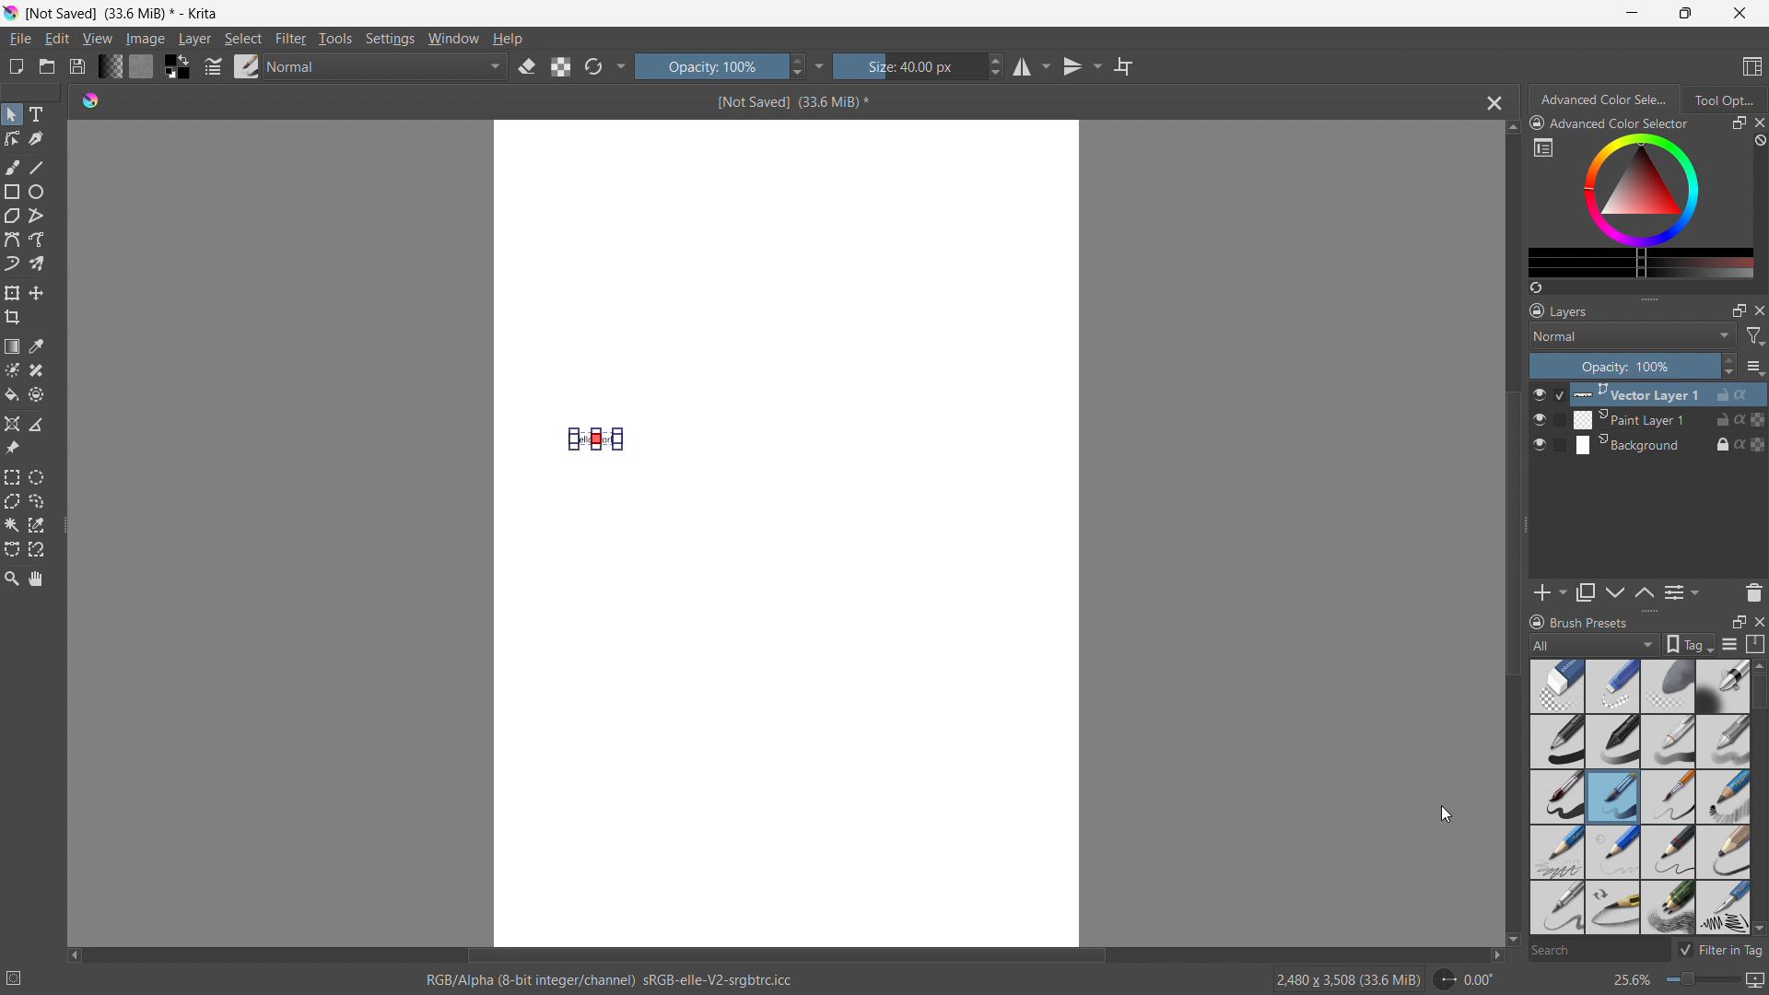 This screenshot has width=1769, height=995. What do you see at coordinates (14, 167) in the screenshot?
I see `freehand brush tool` at bounding box center [14, 167].